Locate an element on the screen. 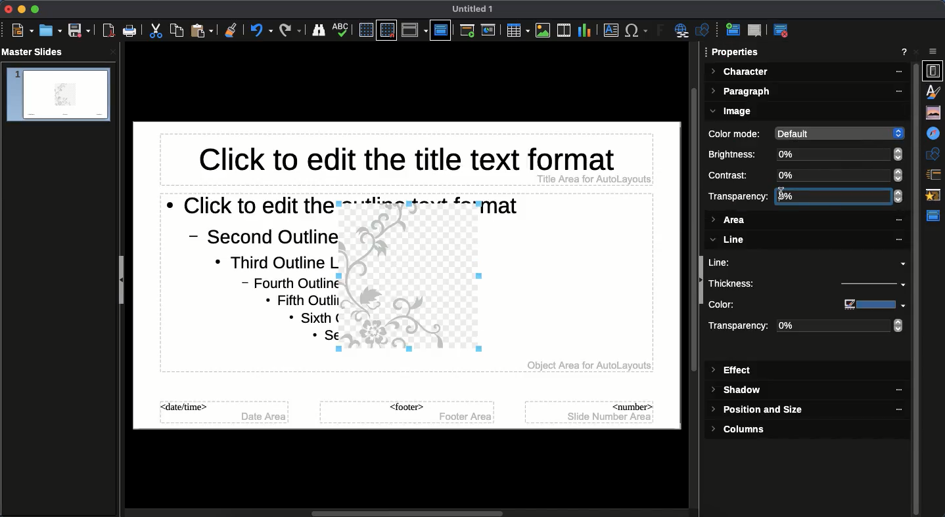 Image resolution: width=945 pixels, height=517 pixels. Delete master is located at coordinates (755, 30).